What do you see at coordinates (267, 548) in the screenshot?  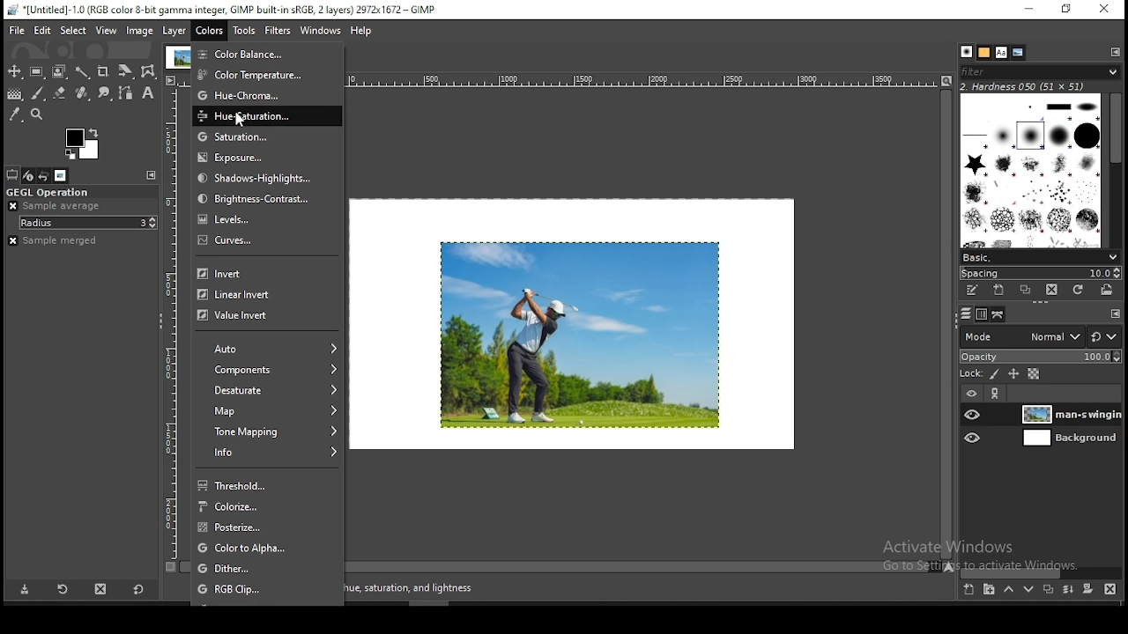 I see `color to alpha` at bounding box center [267, 548].